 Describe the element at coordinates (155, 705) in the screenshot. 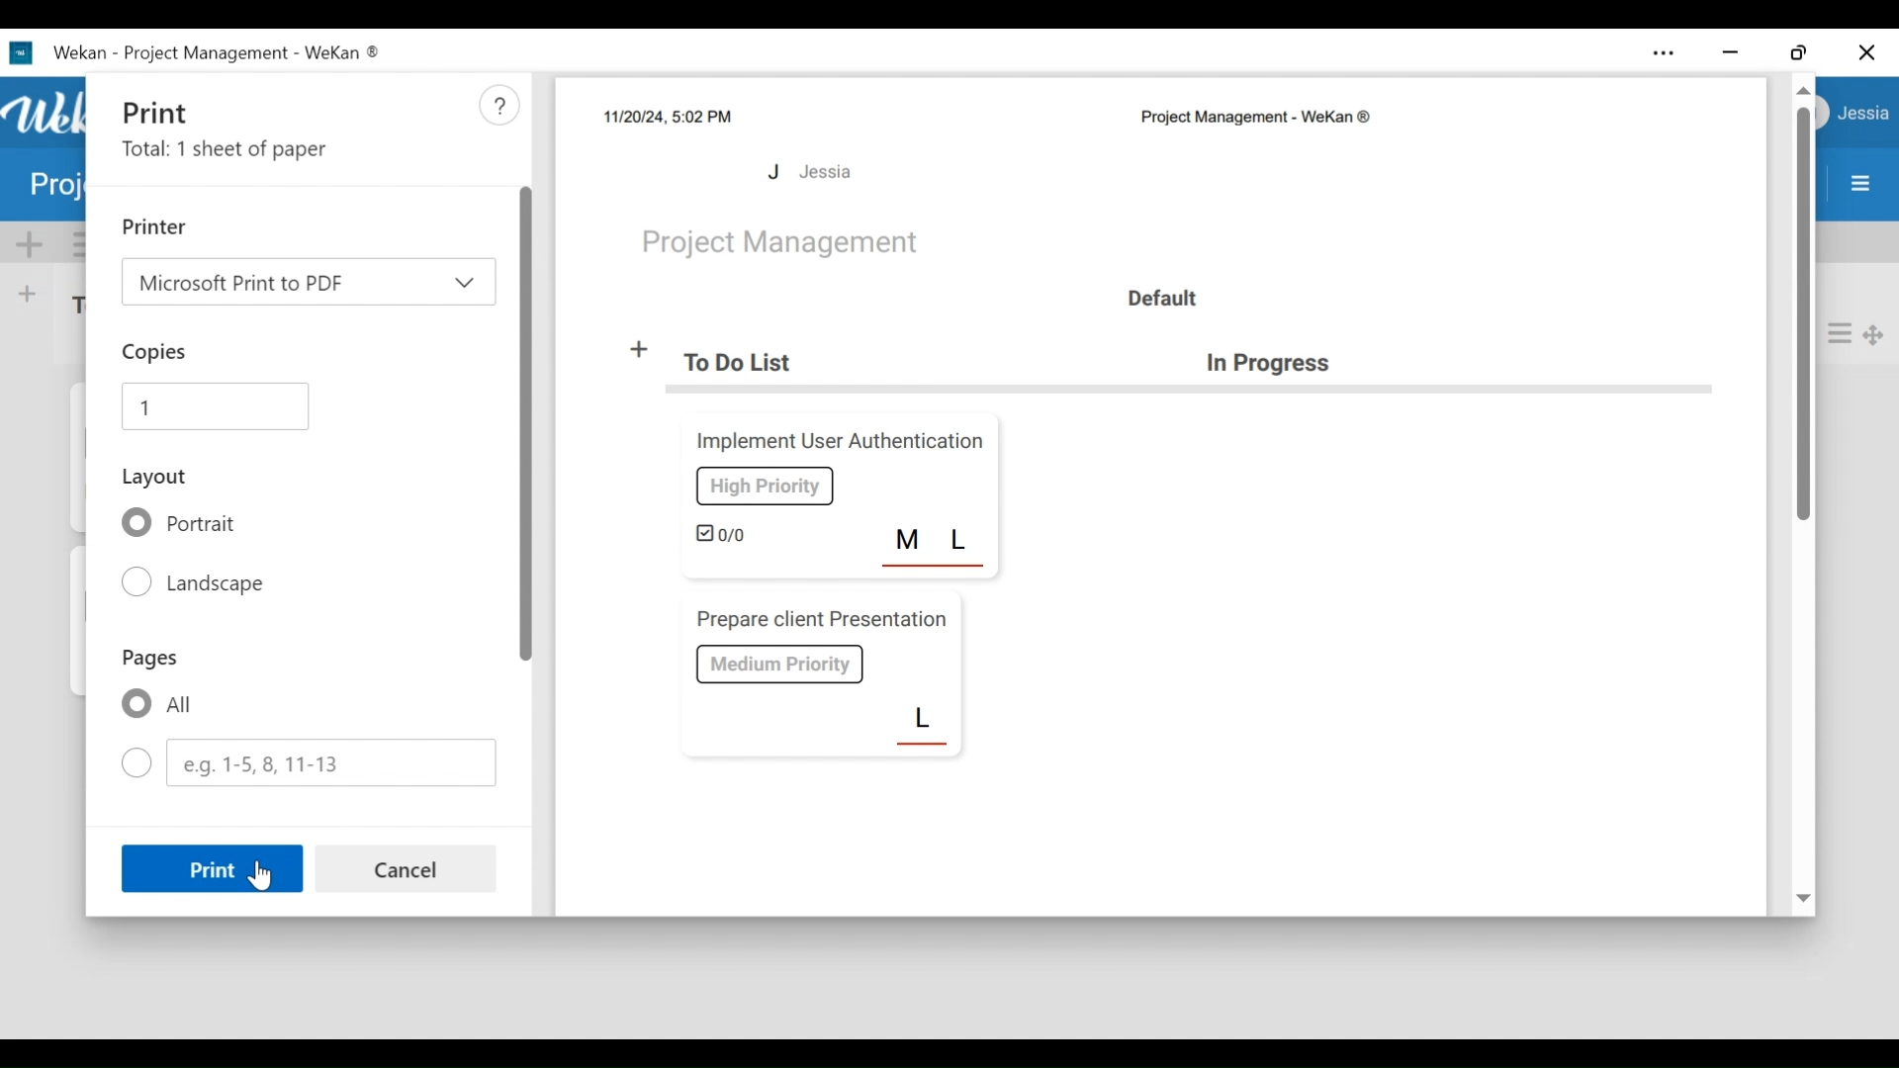

I see `All` at that location.